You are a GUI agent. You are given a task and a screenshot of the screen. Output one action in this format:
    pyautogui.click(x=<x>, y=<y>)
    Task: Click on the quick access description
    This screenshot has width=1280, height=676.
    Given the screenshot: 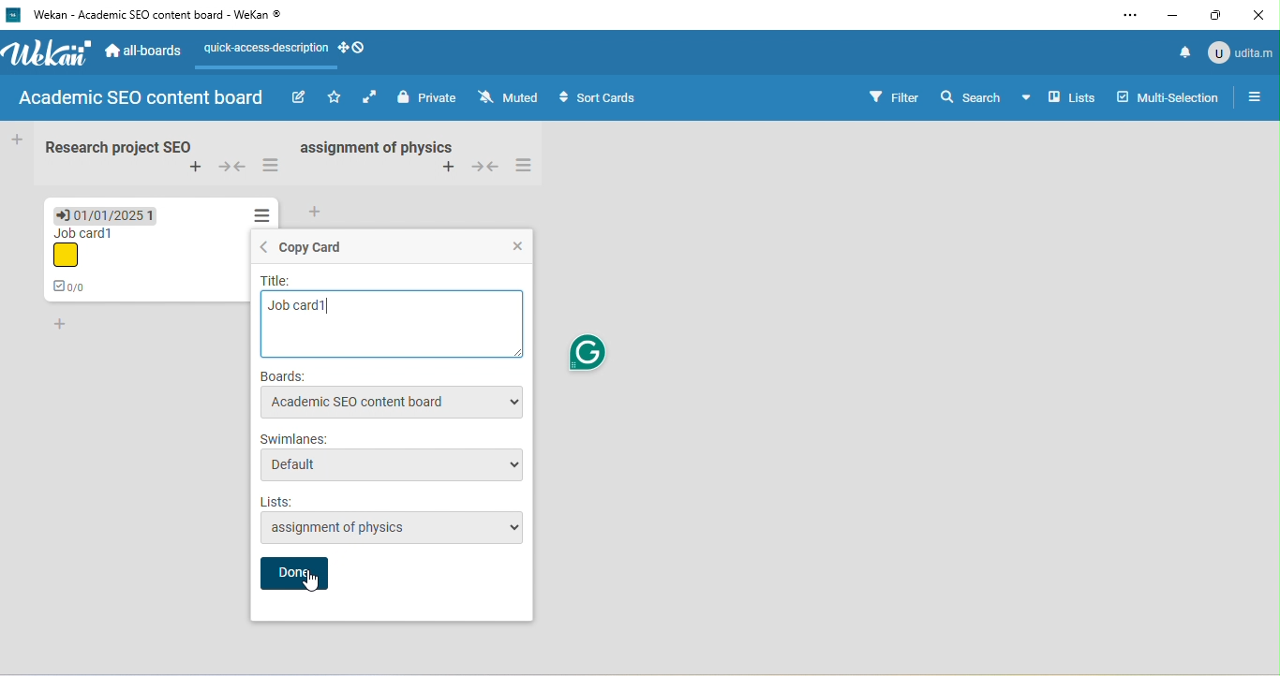 What is the action you would take?
    pyautogui.click(x=262, y=54)
    